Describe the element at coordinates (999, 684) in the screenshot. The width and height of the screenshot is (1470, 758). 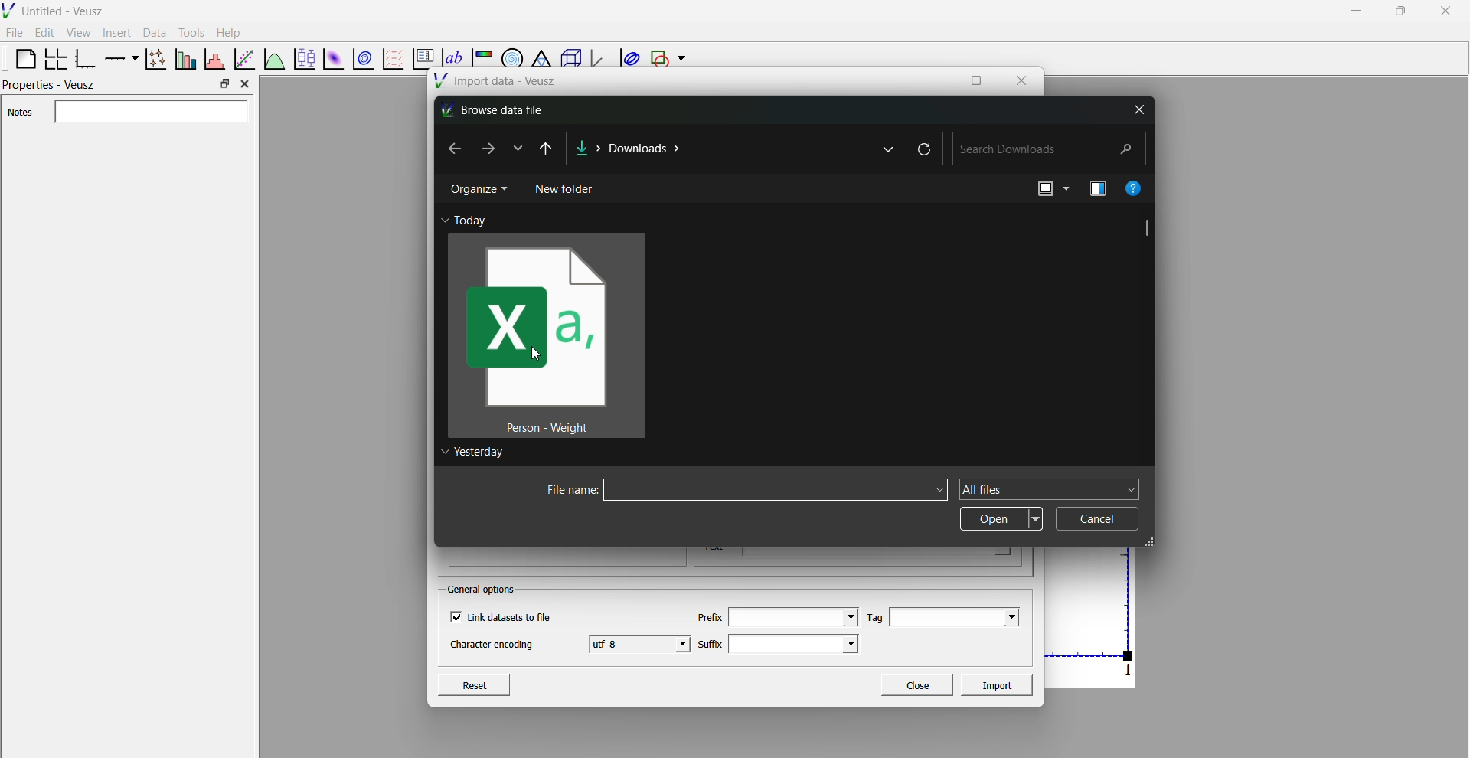
I see `Import` at that location.